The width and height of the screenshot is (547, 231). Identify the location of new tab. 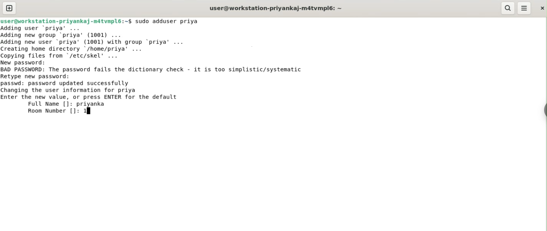
(9, 8).